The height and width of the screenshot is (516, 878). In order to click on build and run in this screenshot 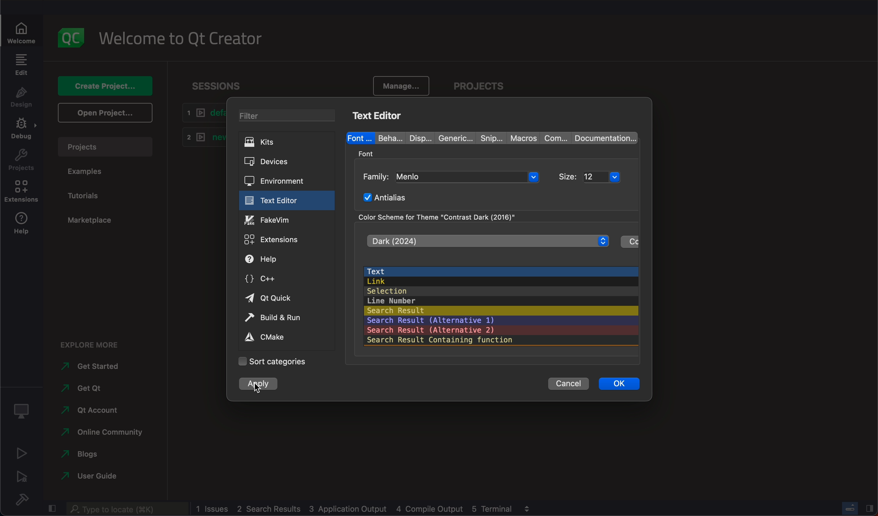, I will do `click(286, 317)`.